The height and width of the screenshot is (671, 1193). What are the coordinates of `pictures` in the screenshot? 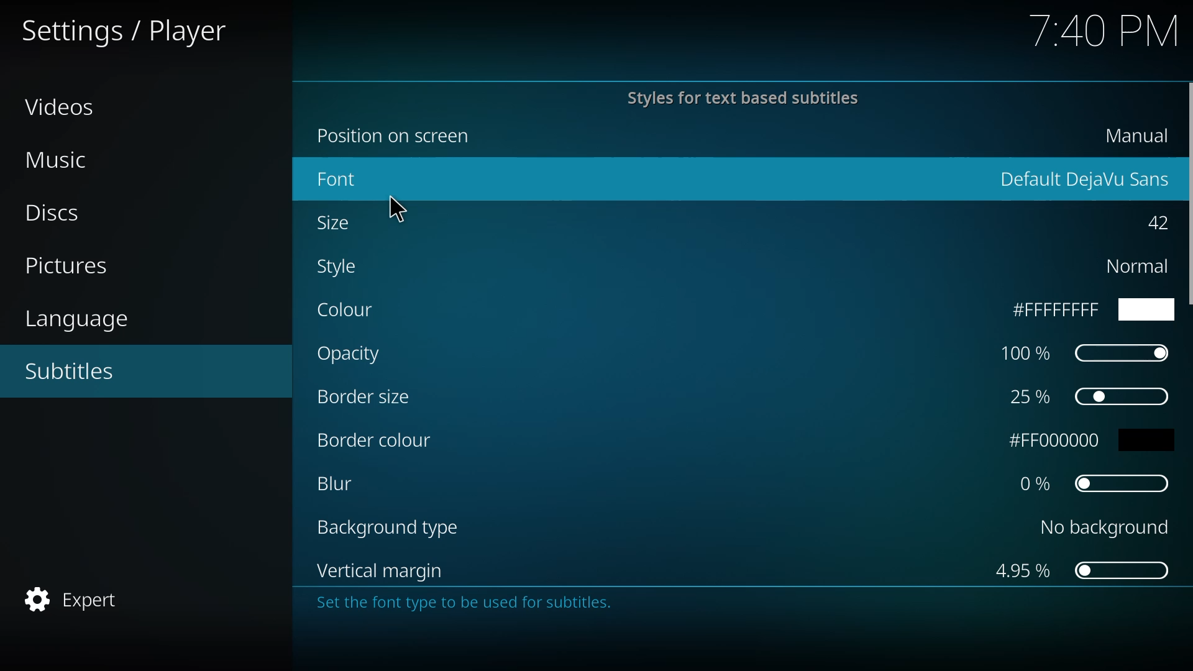 It's located at (68, 266).